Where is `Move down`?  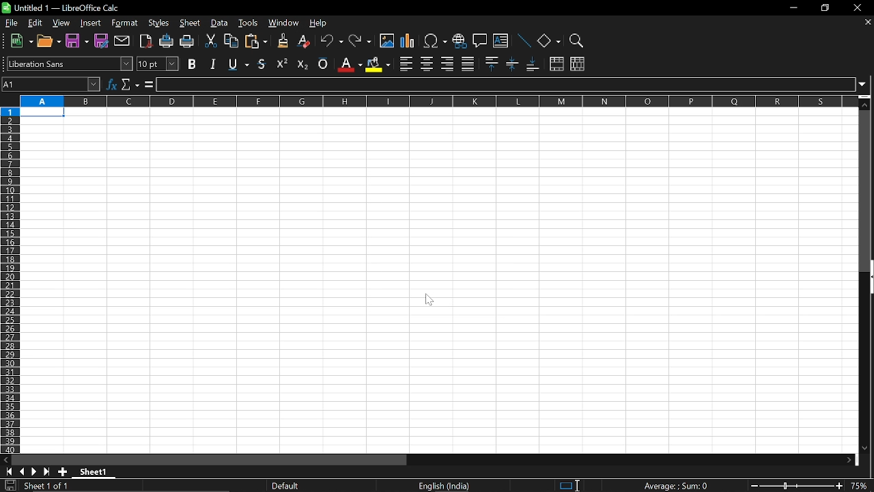
Move down is located at coordinates (864, 447).